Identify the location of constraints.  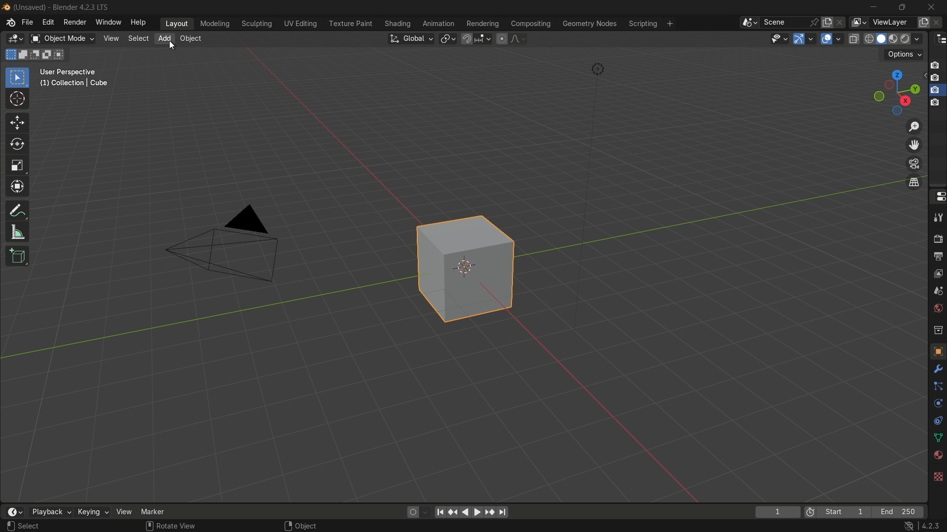
(937, 421).